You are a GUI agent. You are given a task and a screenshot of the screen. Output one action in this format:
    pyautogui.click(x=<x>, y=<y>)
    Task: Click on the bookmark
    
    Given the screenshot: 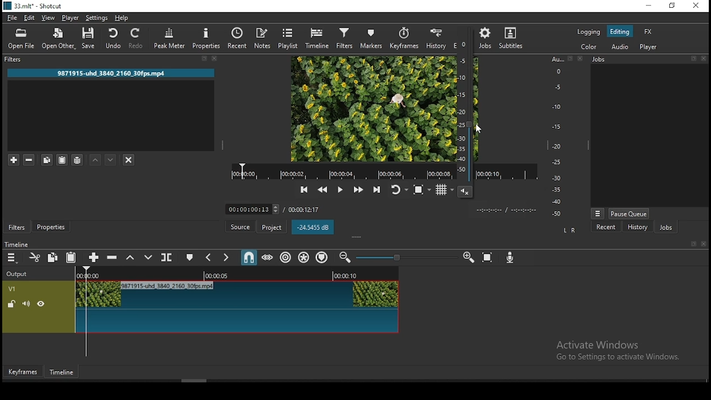 What is the action you would take?
    pyautogui.click(x=692, y=244)
    